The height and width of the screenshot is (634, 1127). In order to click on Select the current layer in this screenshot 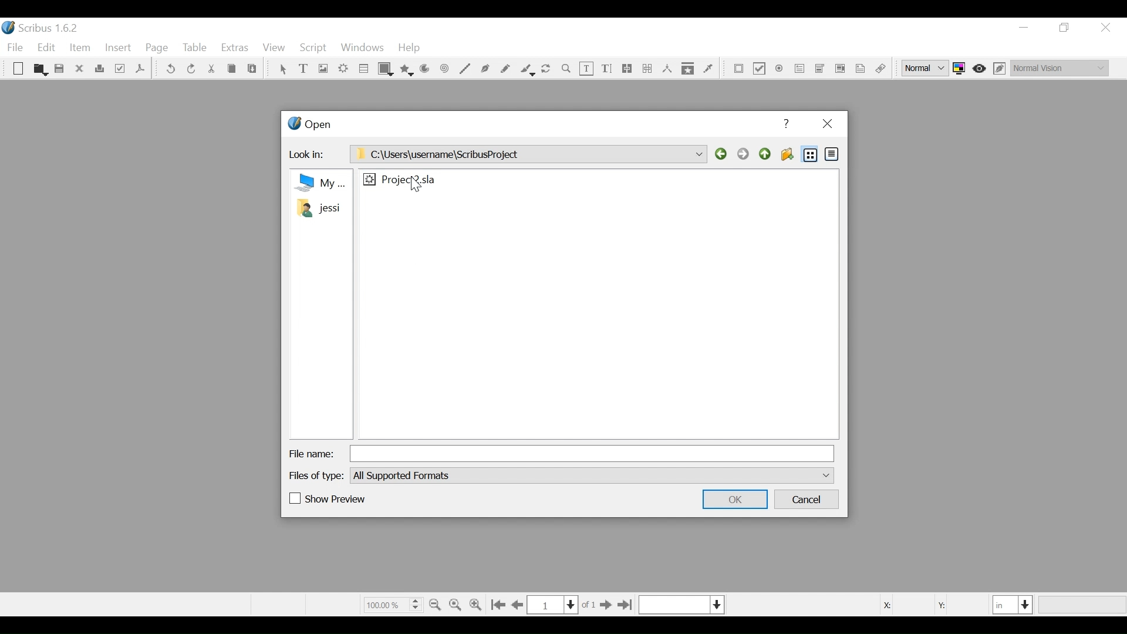, I will do `click(681, 605)`.